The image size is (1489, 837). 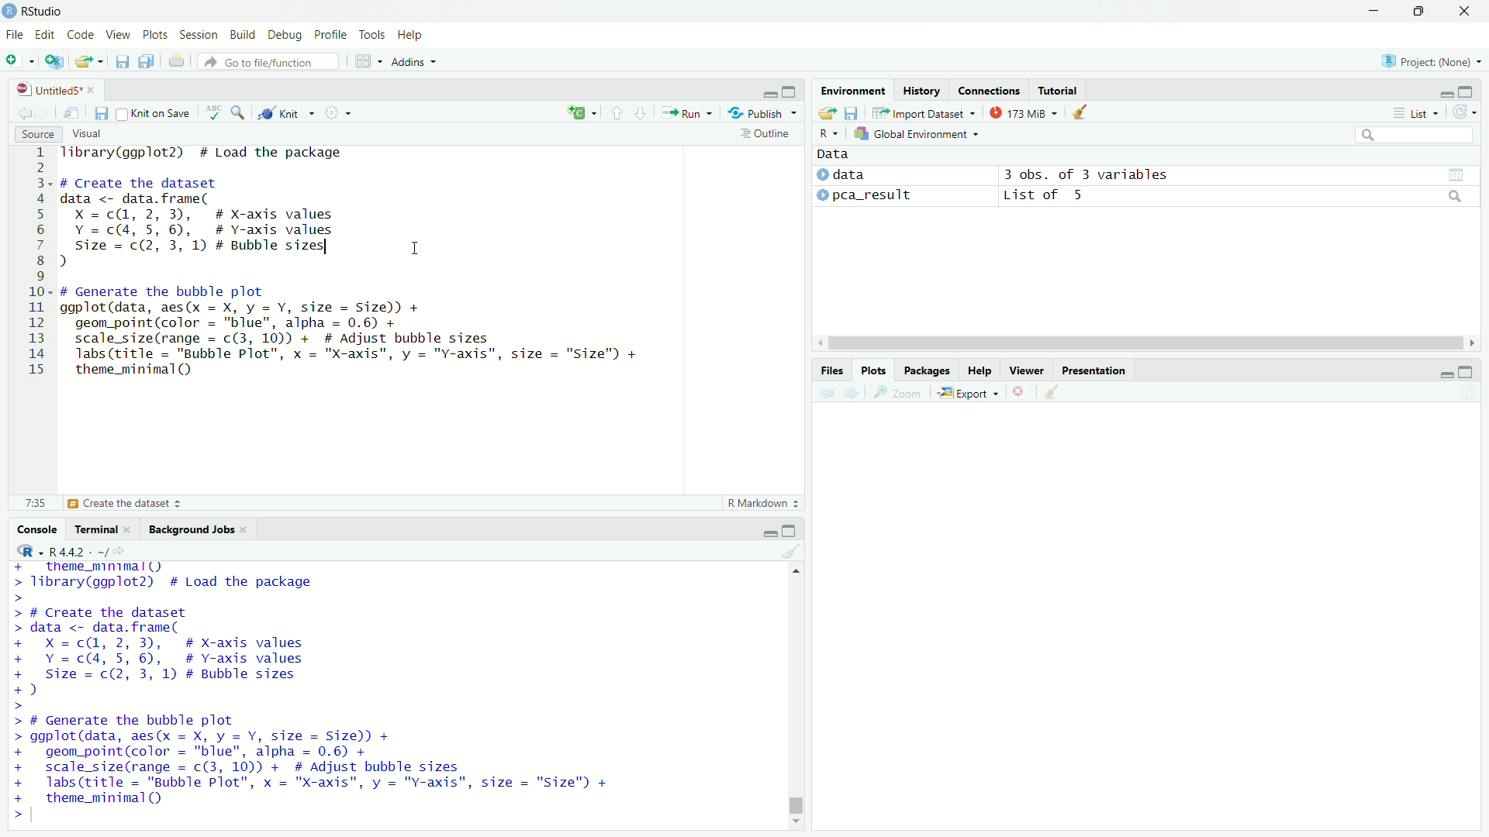 What do you see at coordinates (1447, 370) in the screenshot?
I see `minimize` at bounding box center [1447, 370].